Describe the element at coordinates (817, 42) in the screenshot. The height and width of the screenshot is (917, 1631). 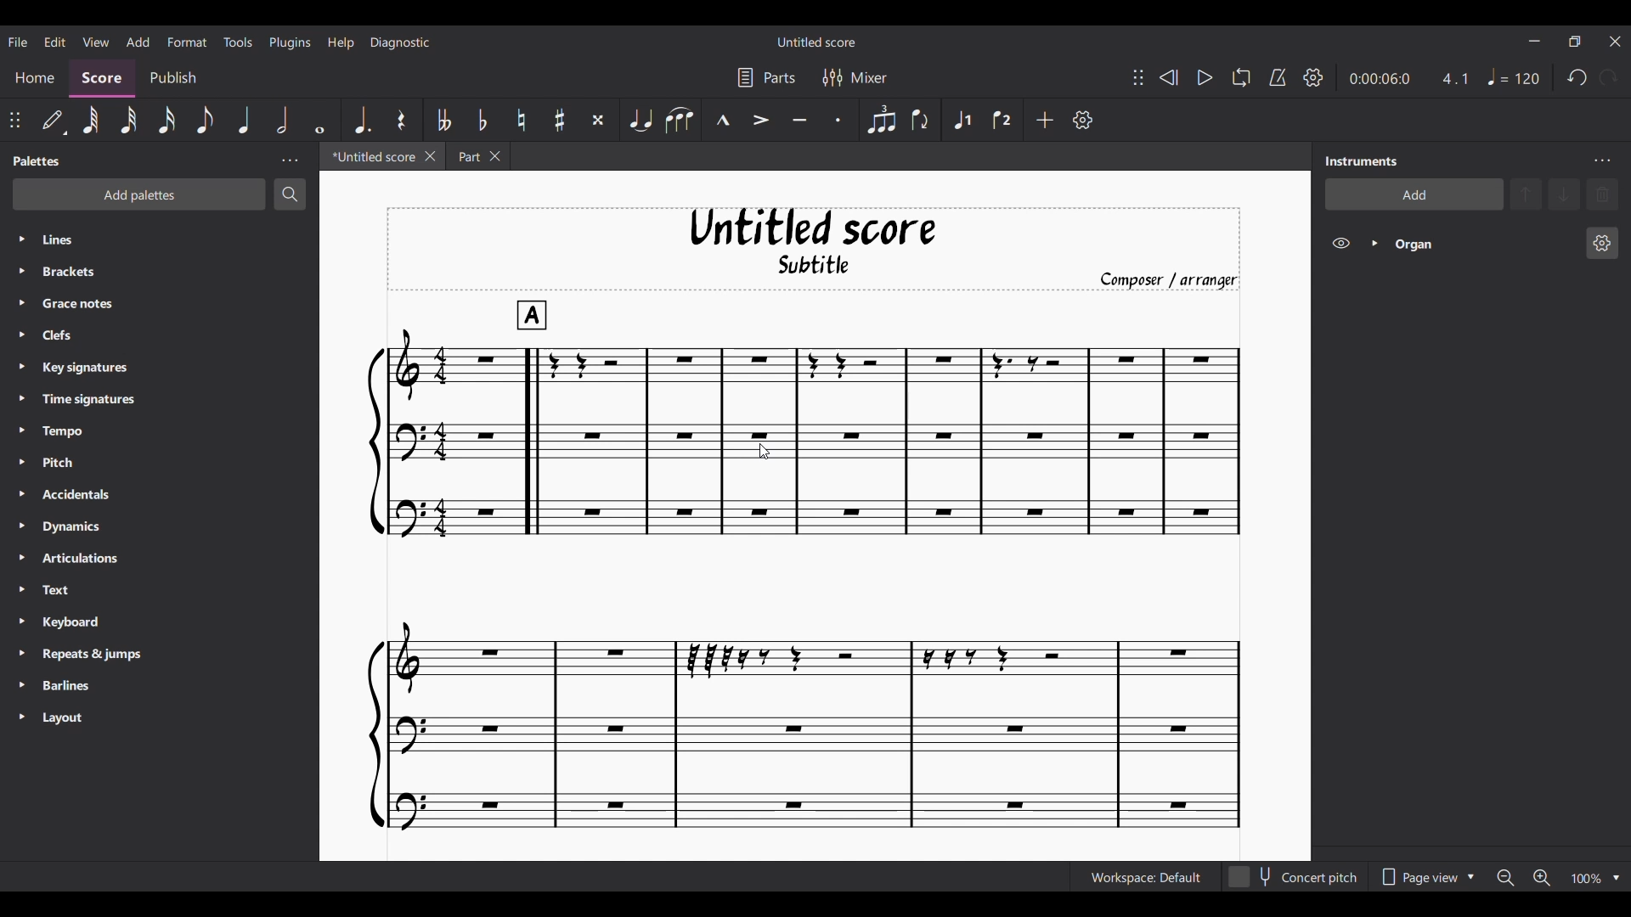
I see `Name of current score` at that location.